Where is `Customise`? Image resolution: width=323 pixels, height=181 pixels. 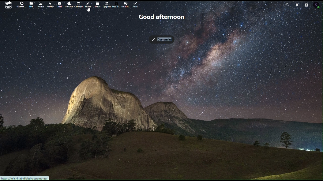 Customise is located at coordinates (162, 38).